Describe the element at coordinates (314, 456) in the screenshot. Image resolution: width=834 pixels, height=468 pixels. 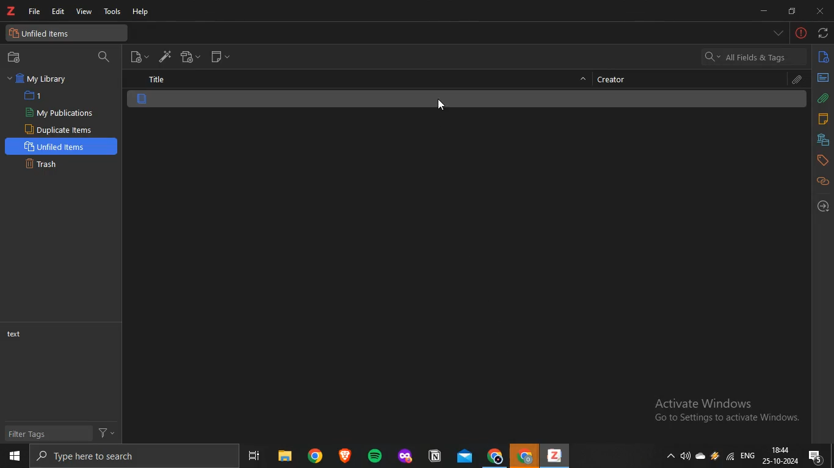
I see `chrome` at that location.